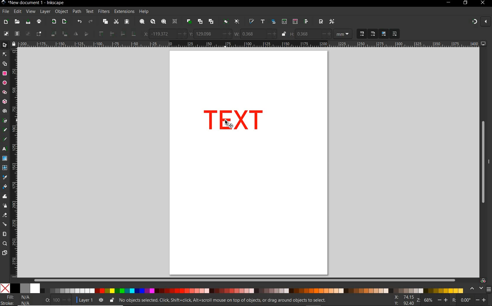  What do you see at coordinates (226, 124) in the screenshot?
I see `Cursor` at bounding box center [226, 124].